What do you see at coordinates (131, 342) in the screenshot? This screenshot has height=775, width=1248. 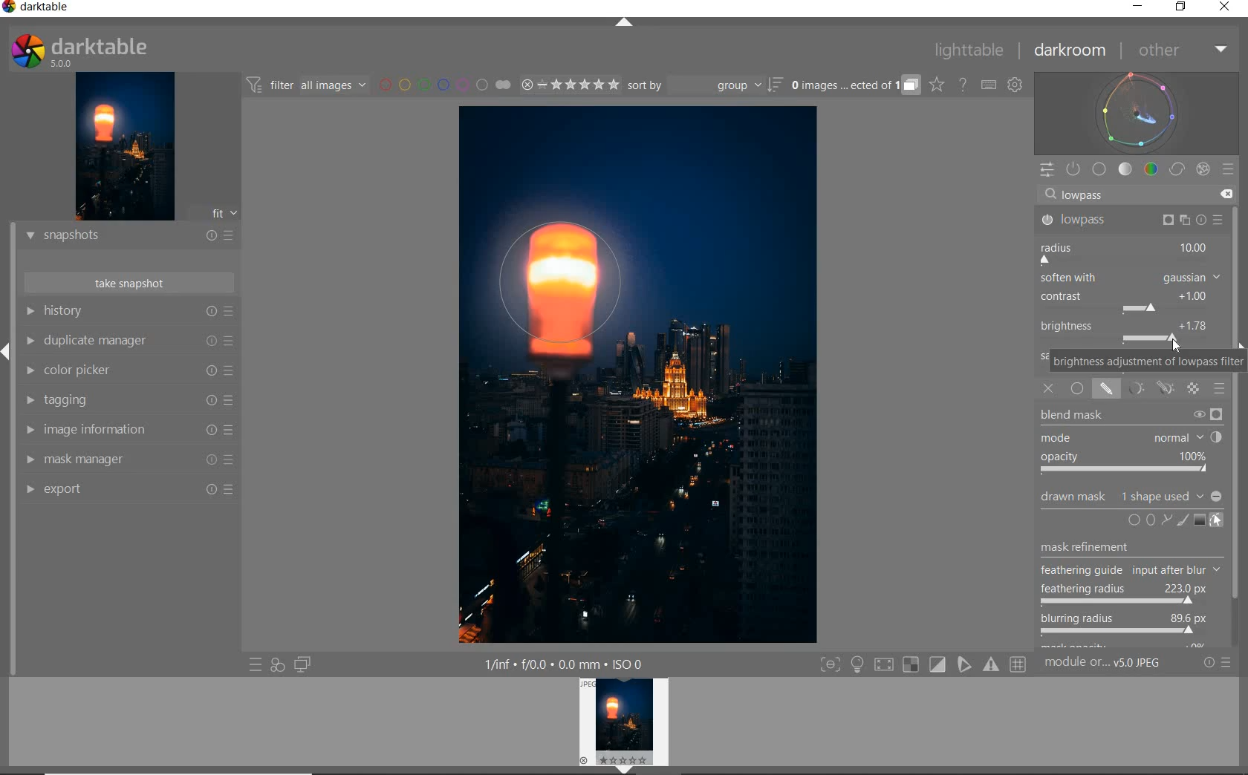 I see `DUPLICATE MANAGER` at bounding box center [131, 342].